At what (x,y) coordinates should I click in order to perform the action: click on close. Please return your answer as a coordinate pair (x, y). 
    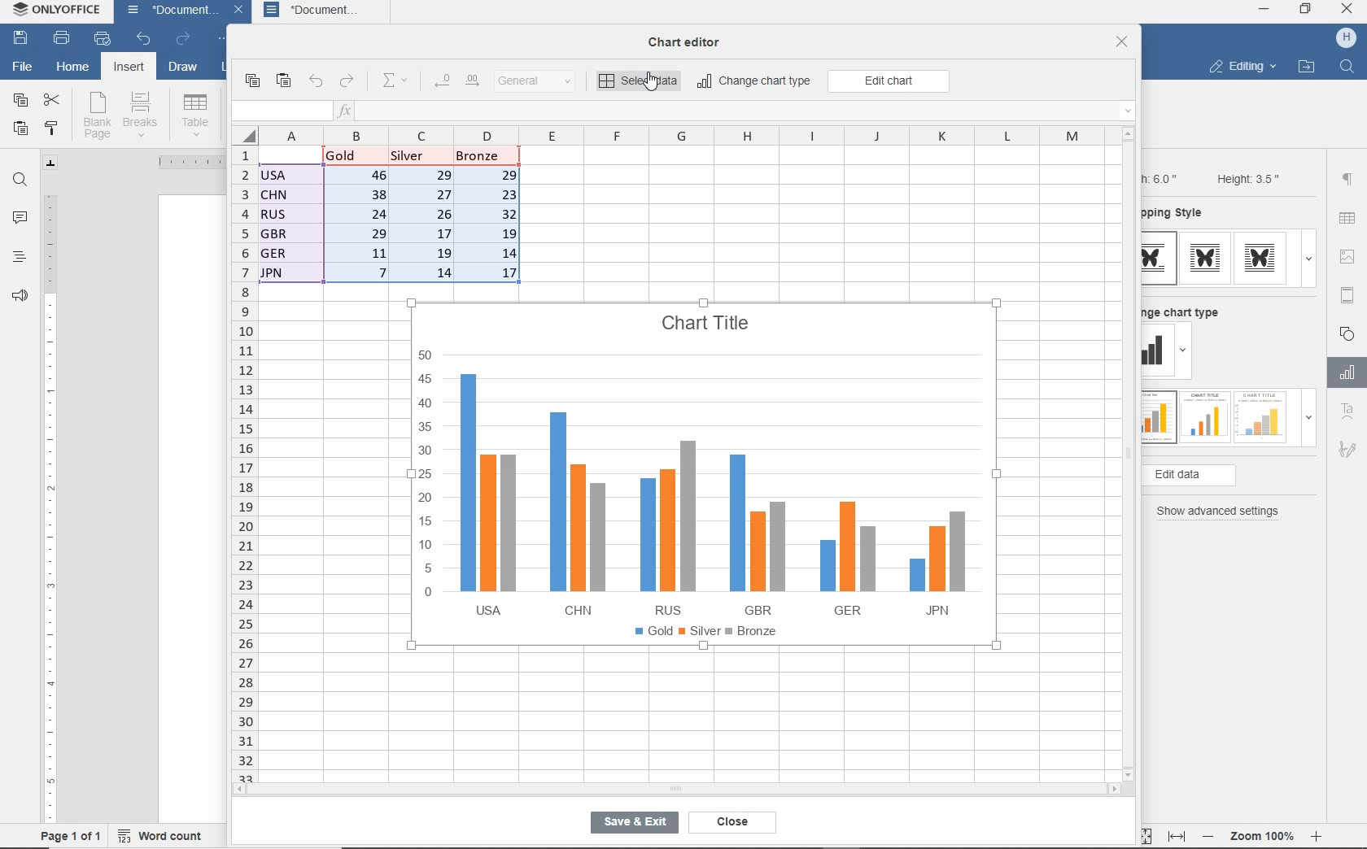
    Looking at the image, I should click on (1122, 43).